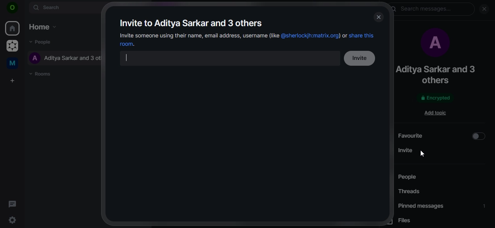  Describe the element at coordinates (442, 150) in the screenshot. I see `invite` at that location.